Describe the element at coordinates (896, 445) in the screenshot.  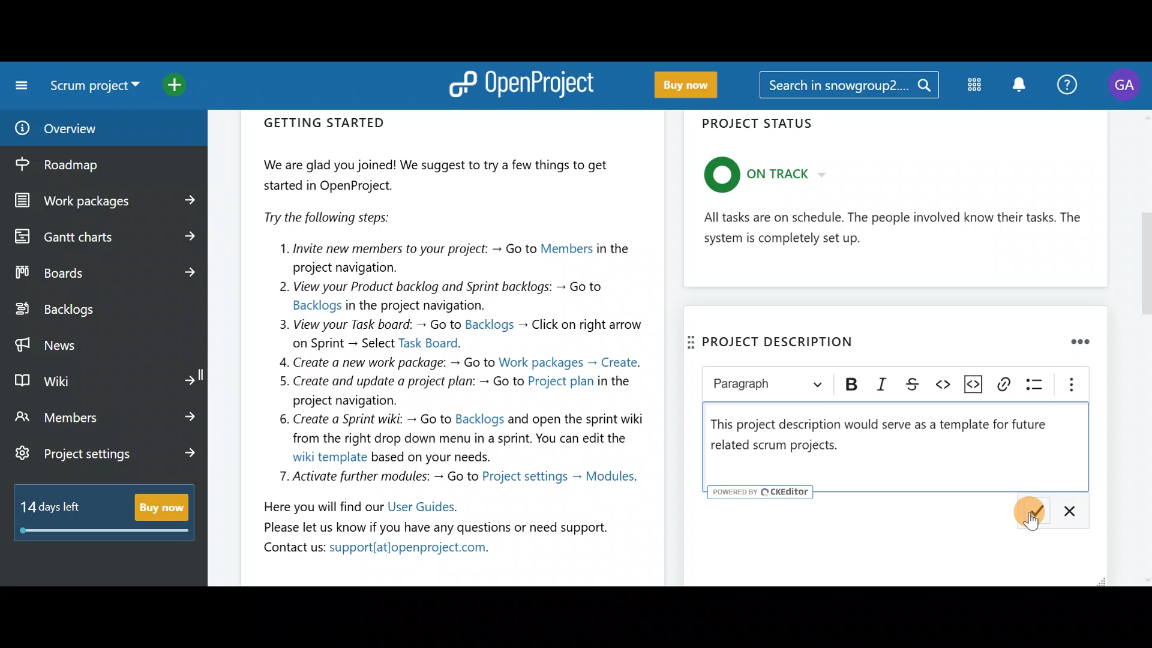
I see `Text editor` at that location.